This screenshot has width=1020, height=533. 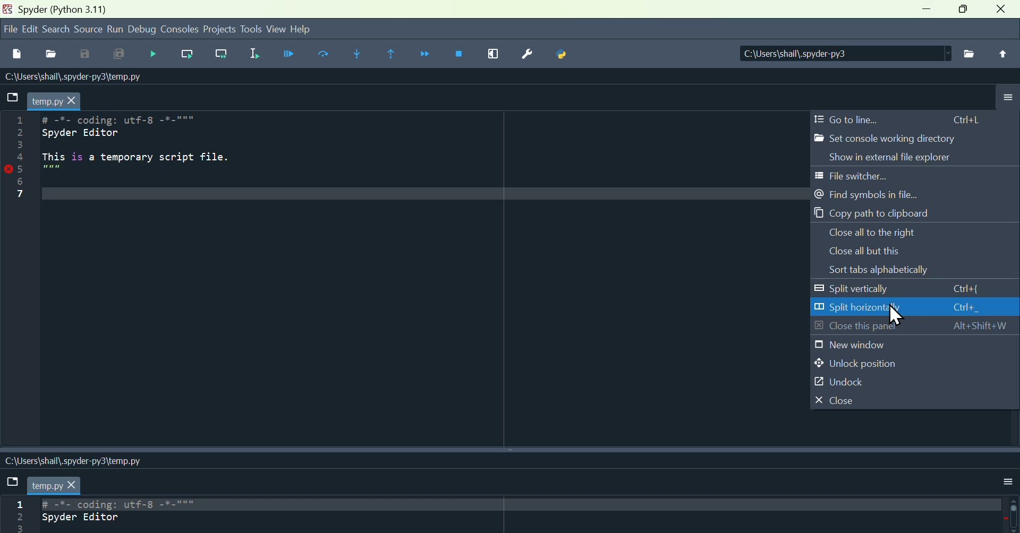 What do you see at coordinates (858, 345) in the screenshot?
I see `New window` at bounding box center [858, 345].